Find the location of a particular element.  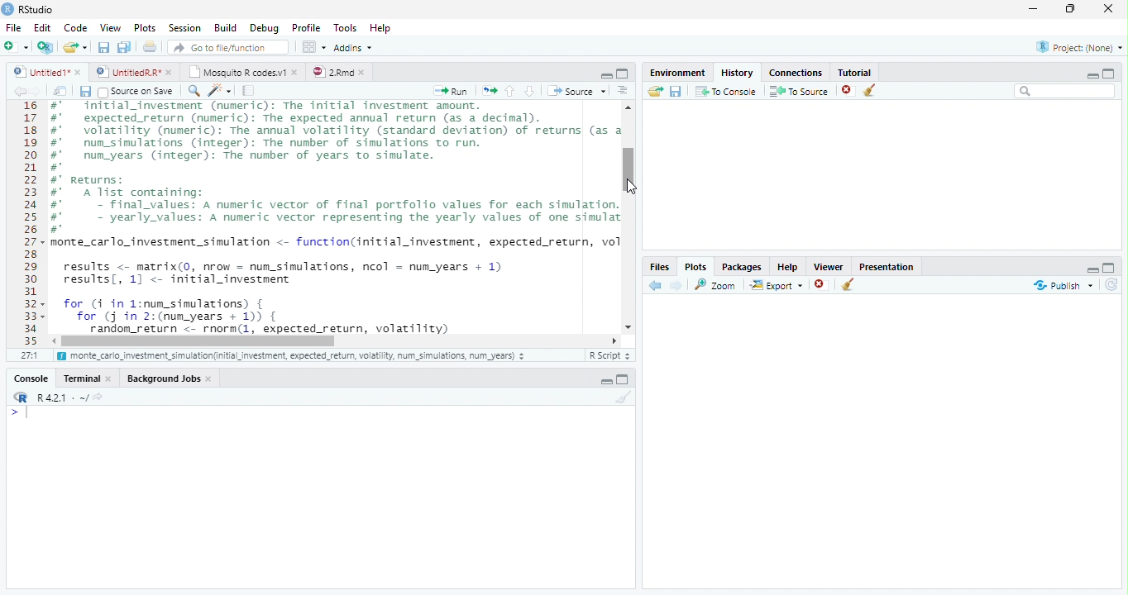

styedi® © © Untite is located at coordinates (134, 72).